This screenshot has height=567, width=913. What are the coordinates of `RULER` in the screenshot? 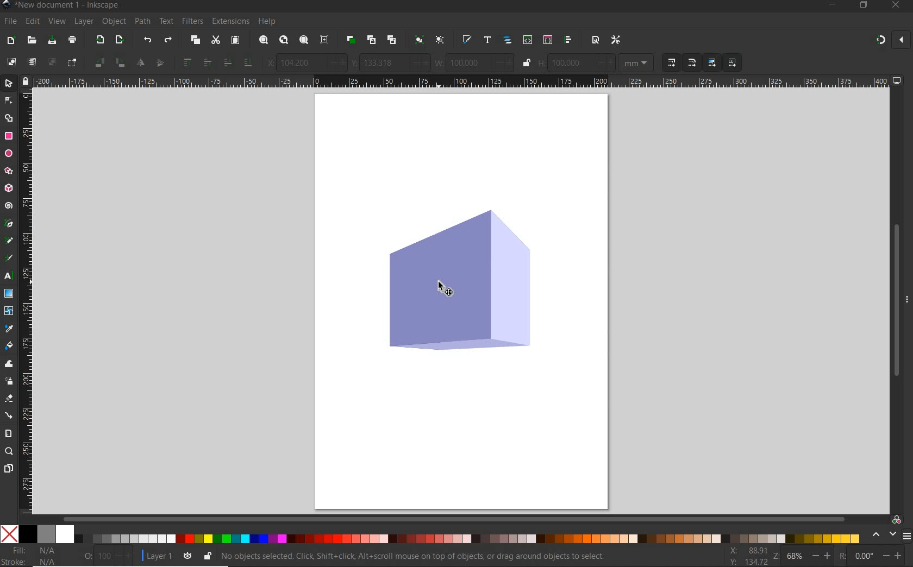 It's located at (27, 301).